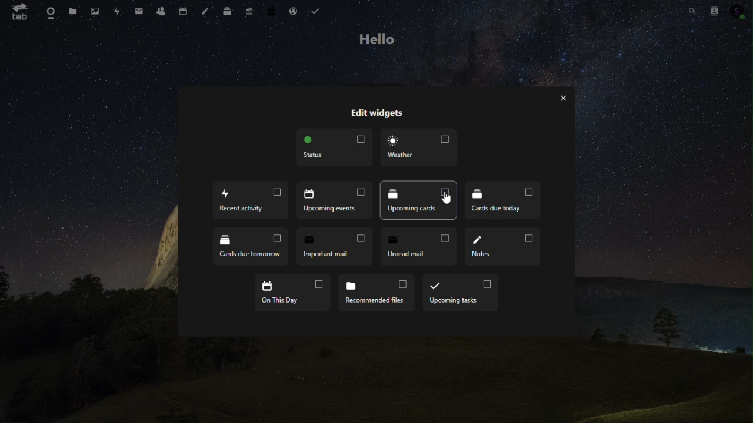 The height and width of the screenshot is (423, 753). I want to click on tab, so click(18, 12).